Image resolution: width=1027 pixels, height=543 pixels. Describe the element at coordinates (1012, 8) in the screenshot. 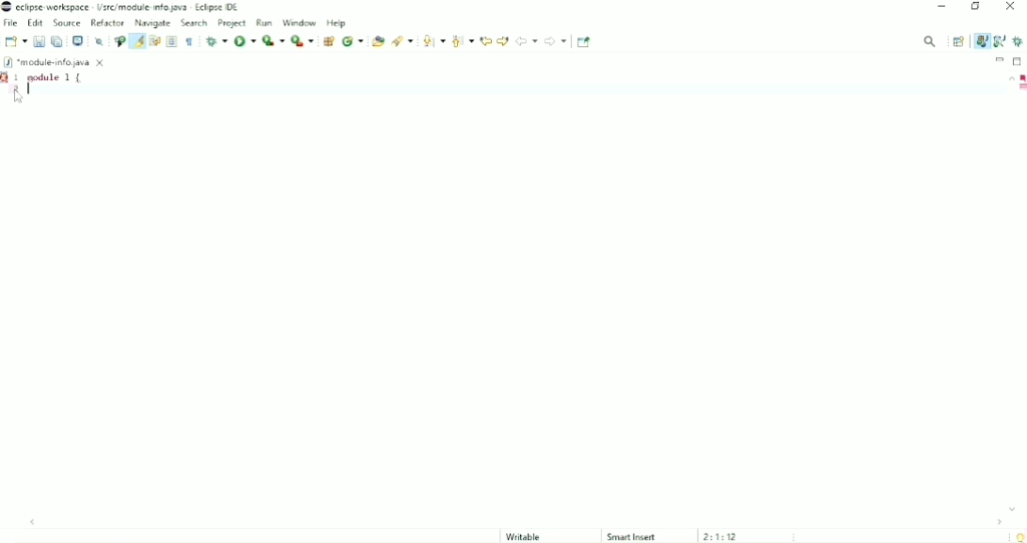

I see `Close` at that location.